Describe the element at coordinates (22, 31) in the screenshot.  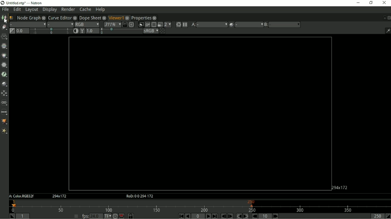
I see `Gain` at that location.